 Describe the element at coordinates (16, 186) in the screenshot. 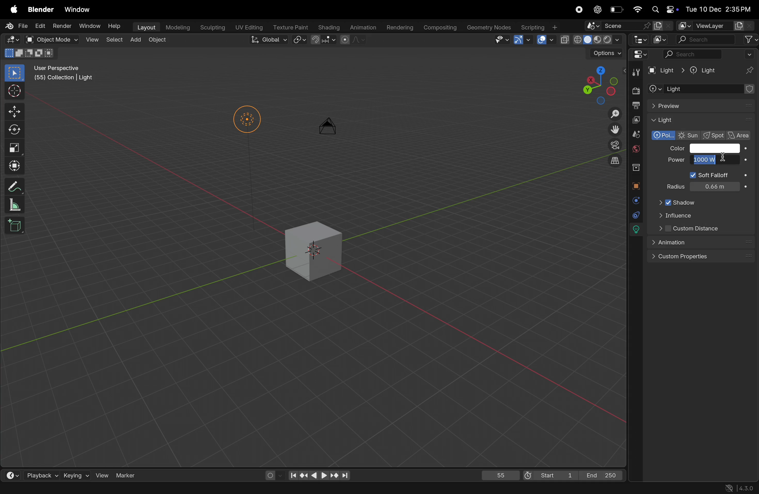

I see `annotate` at that location.